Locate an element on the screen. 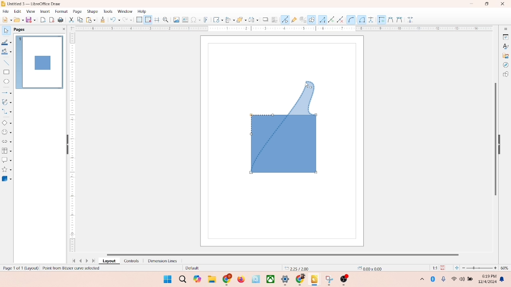  hidden icons is located at coordinates (418, 280).